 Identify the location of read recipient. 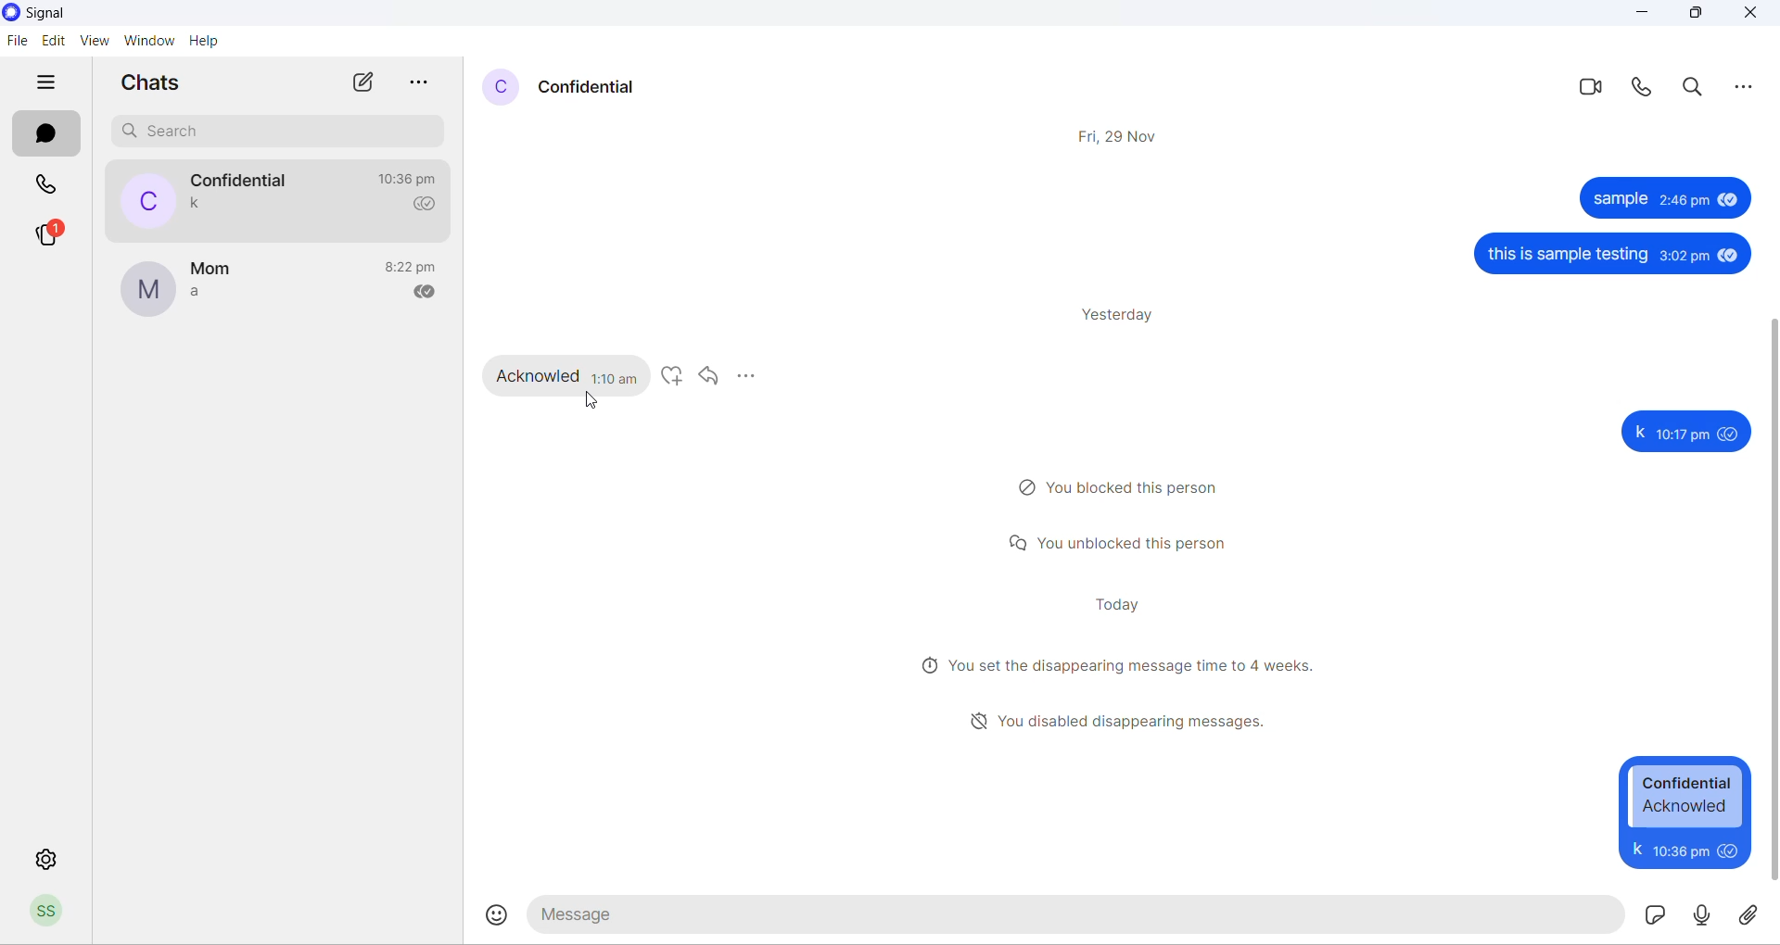
(431, 295).